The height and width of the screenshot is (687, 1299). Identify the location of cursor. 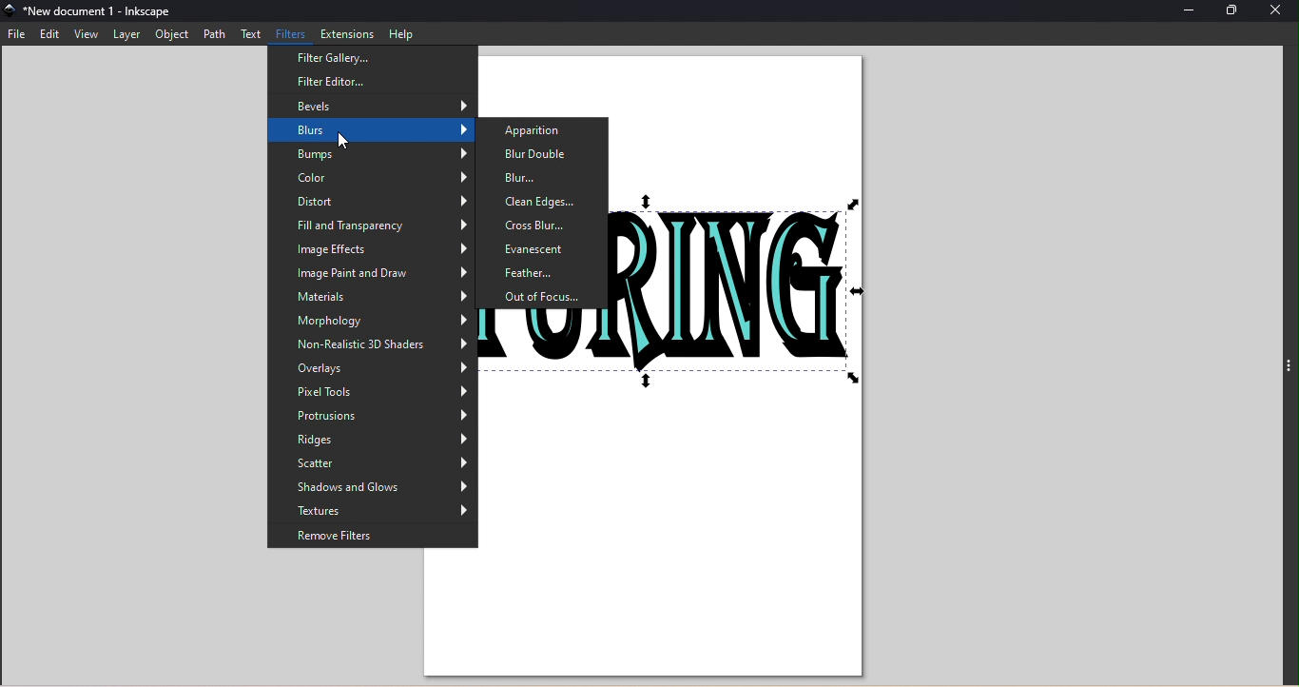
(331, 147).